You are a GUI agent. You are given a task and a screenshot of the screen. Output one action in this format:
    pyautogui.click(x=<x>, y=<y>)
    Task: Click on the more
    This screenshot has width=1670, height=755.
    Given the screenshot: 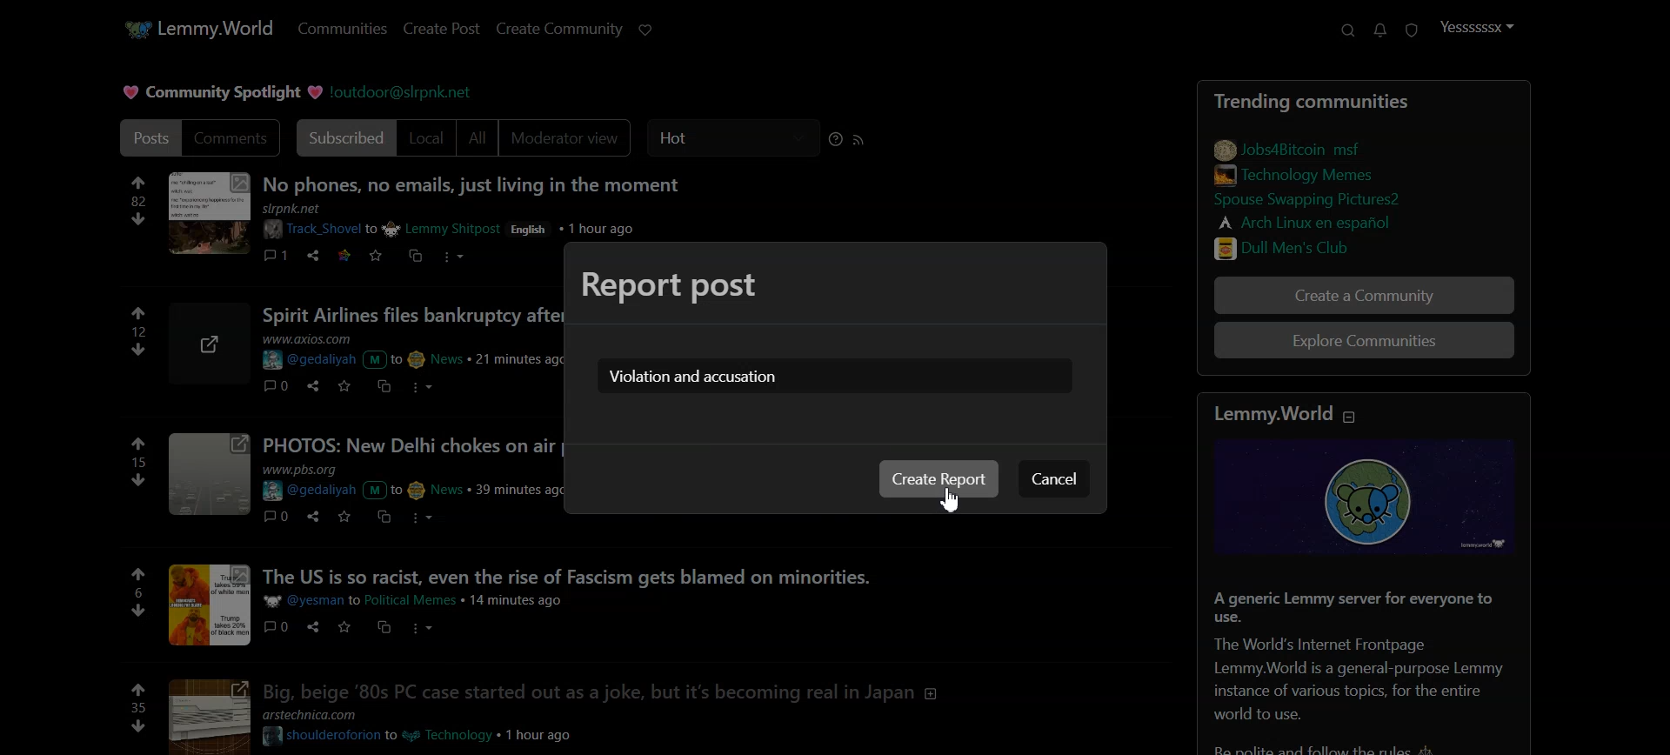 What is the action you would take?
    pyautogui.click(x=427, y=518)
    